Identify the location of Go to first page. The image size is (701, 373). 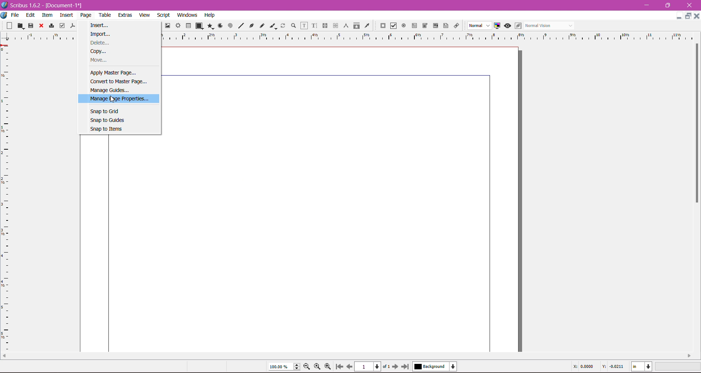
(338, 367).